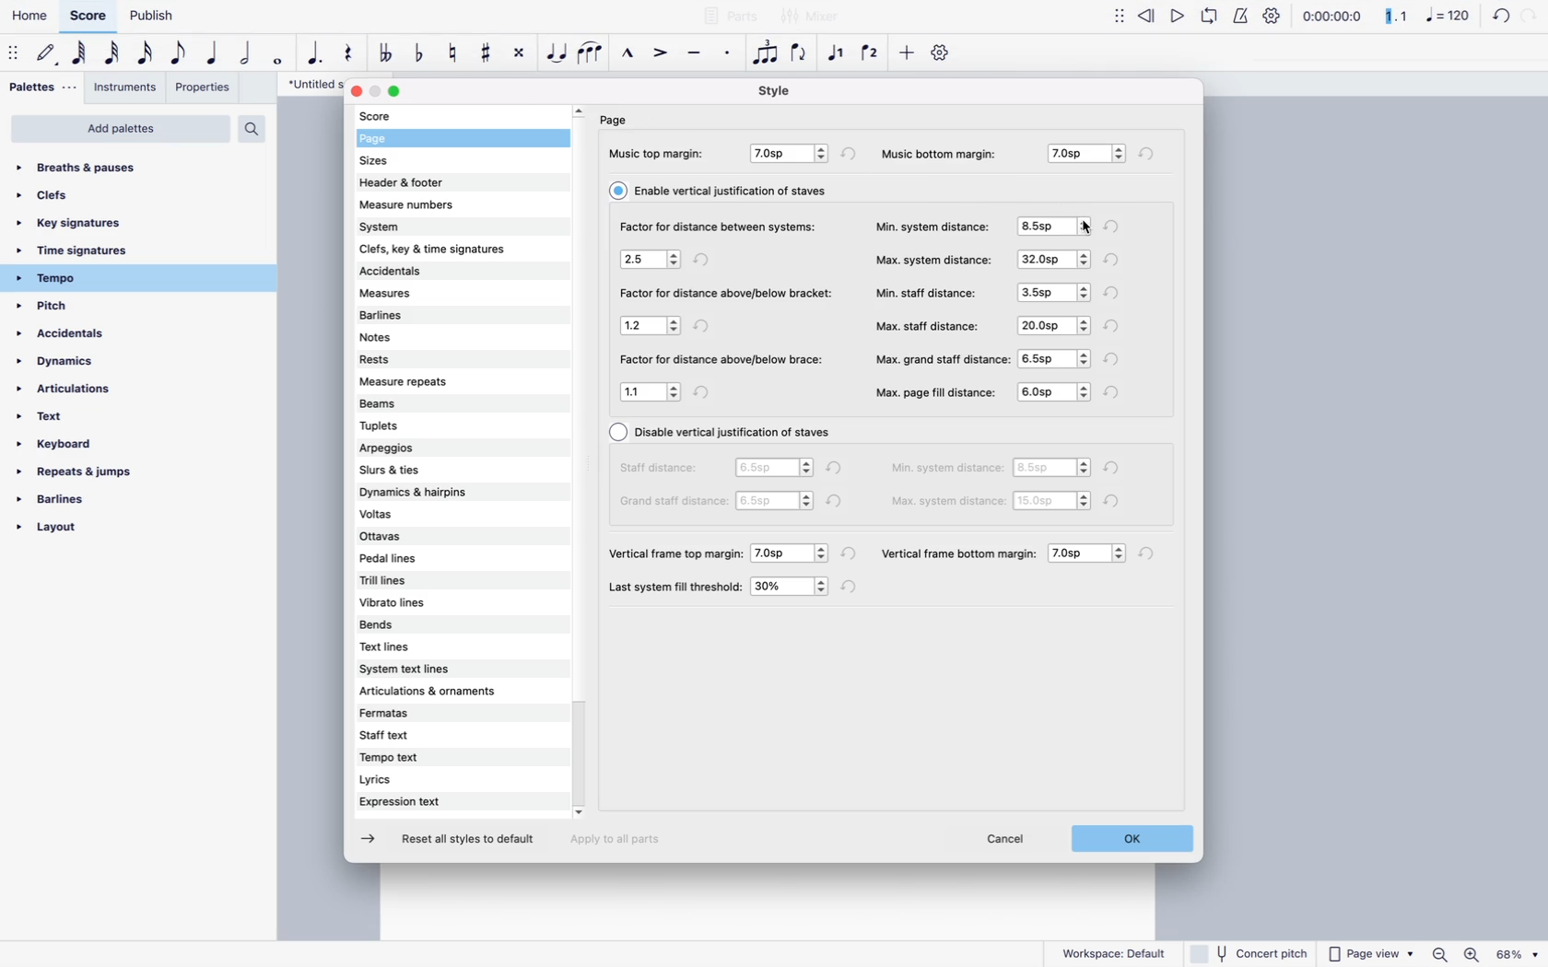 This screenshot has width=1548, height=967. I want to click on cancel, so click(1010, 841).